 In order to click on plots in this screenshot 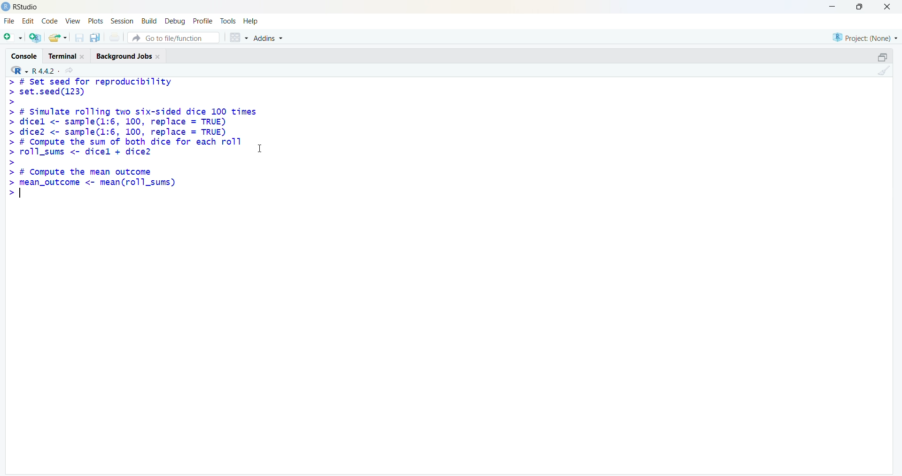, I will do `click(96, 20)`.